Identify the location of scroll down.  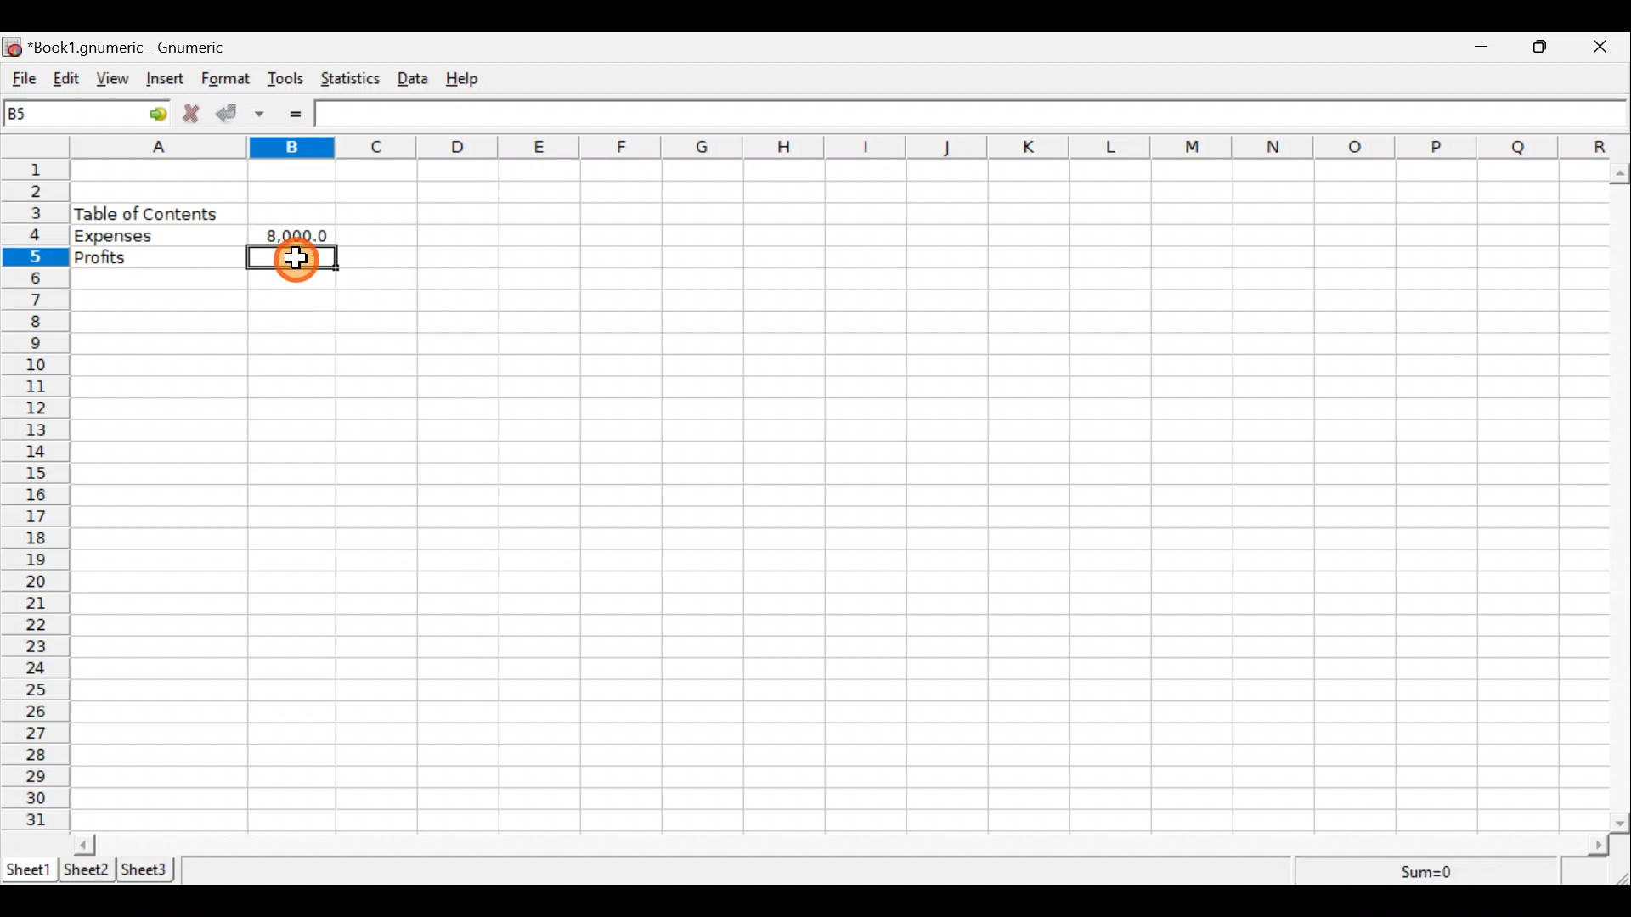
(1621, 823).